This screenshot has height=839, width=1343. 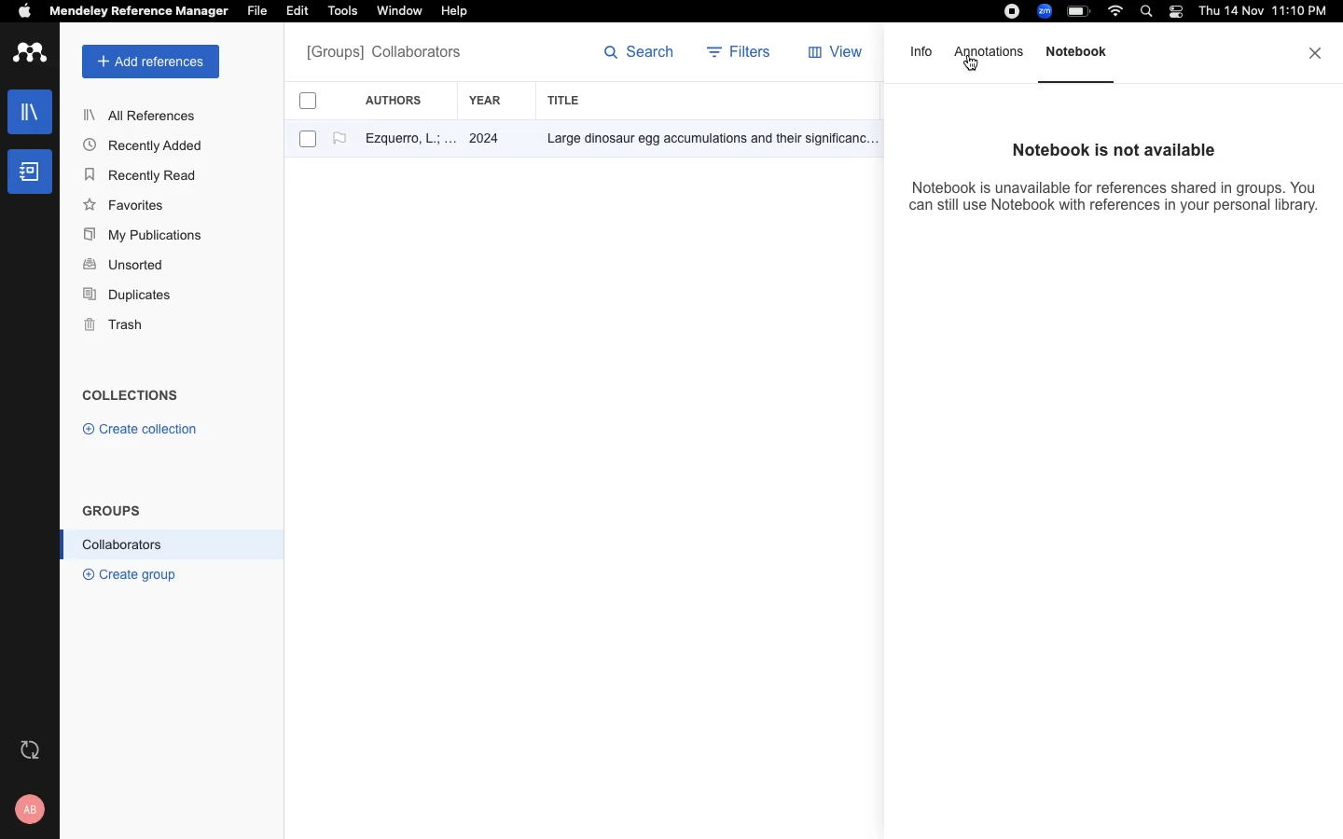 I want to click on Edit, so click(x=300, y=12).